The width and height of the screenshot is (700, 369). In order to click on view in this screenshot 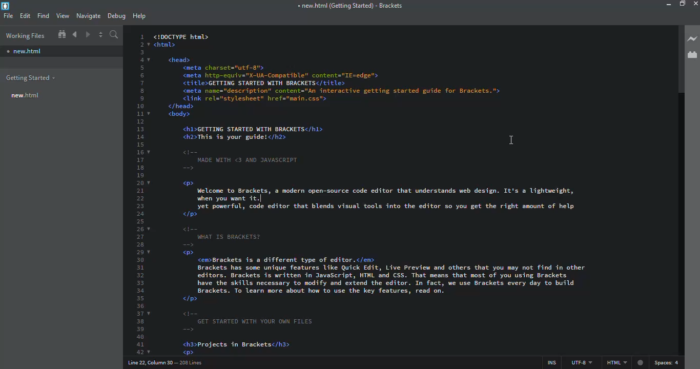, I will do `click(63, 15)`.